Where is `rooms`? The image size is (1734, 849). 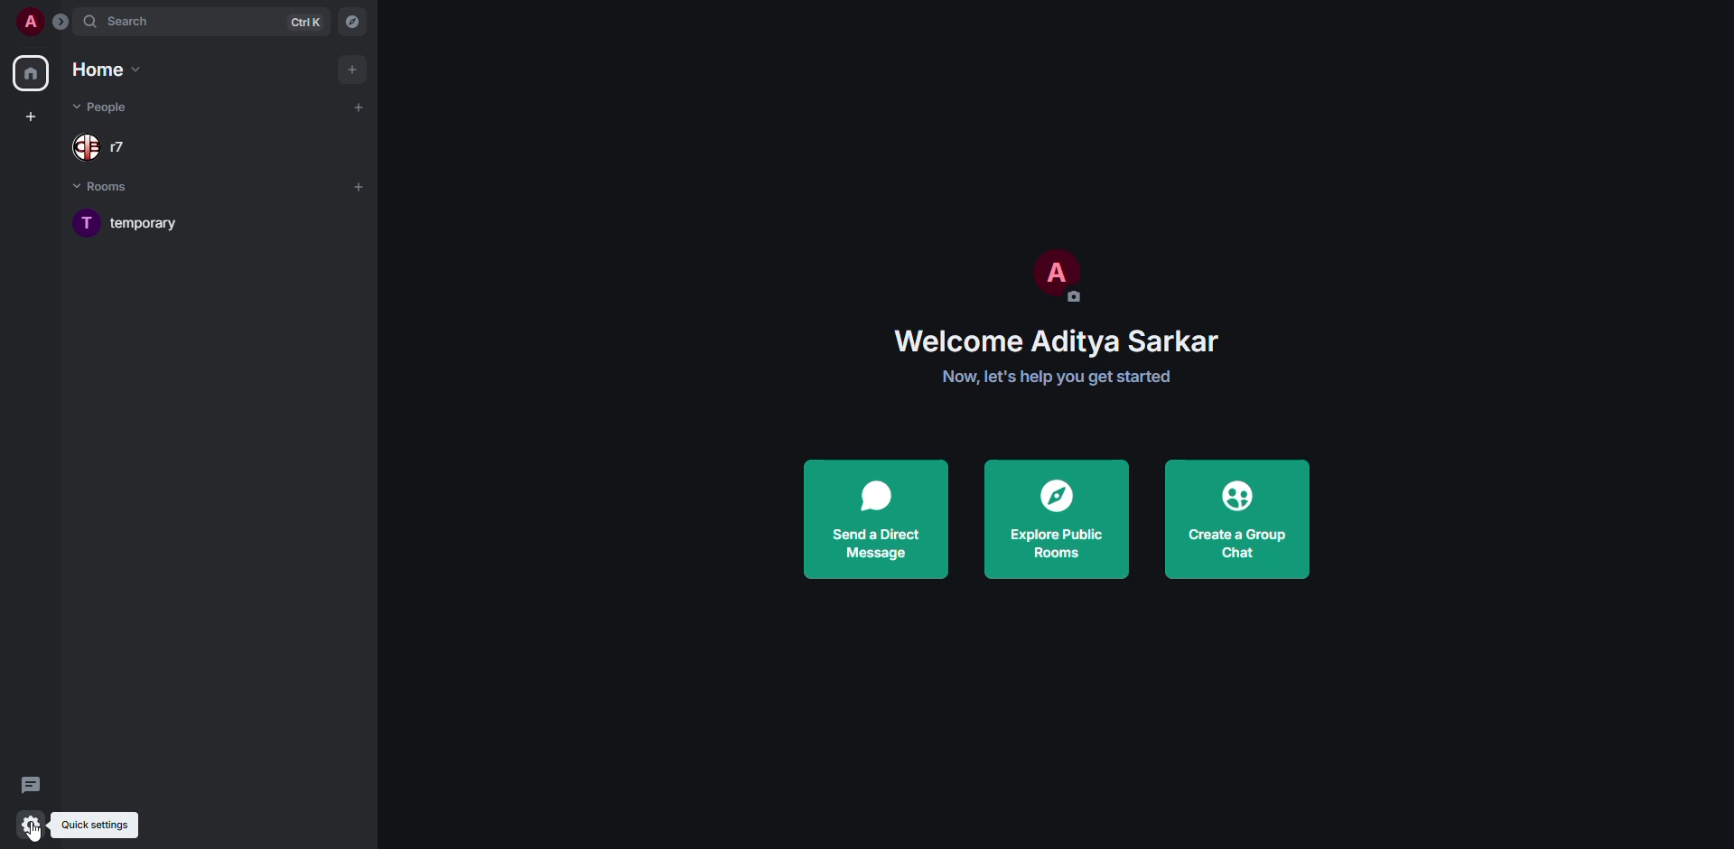
rooms is located at coordinates (105, 187).